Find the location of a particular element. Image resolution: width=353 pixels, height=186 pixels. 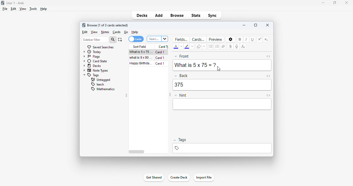

toggle sidebar is located at coordinates (170, 95).